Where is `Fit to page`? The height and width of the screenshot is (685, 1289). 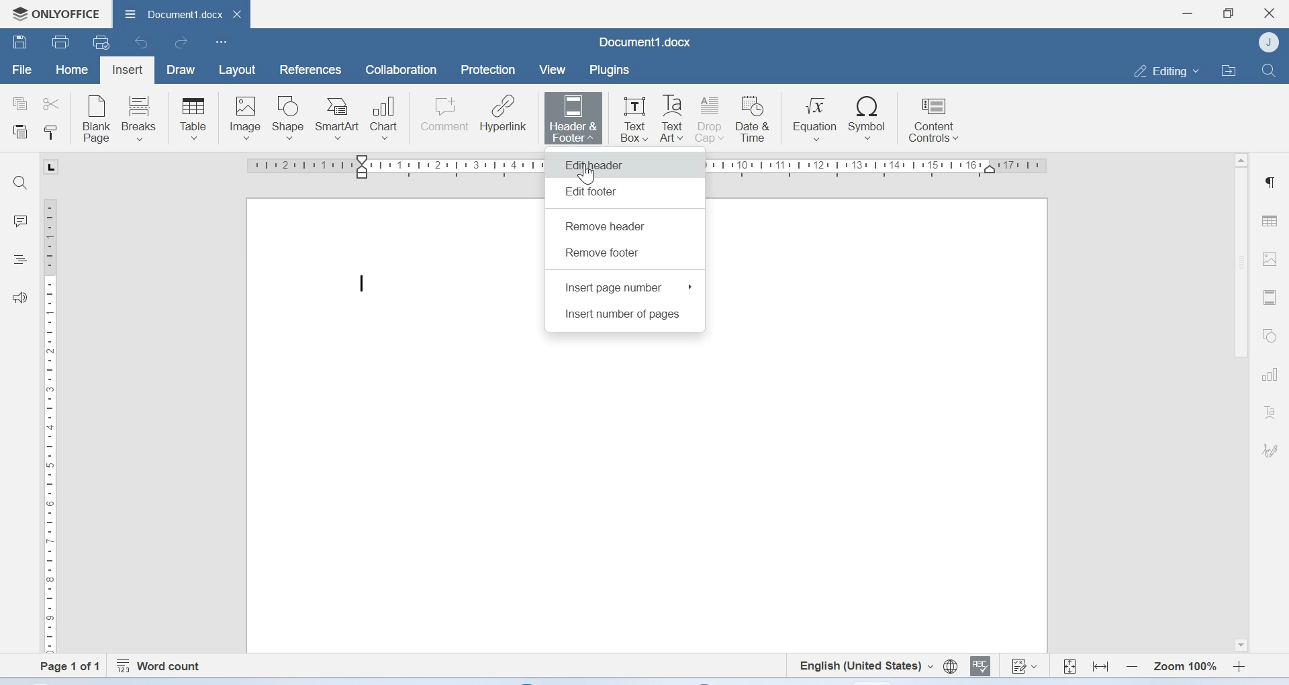
Fit to page is located at coordinates (1069, 664).